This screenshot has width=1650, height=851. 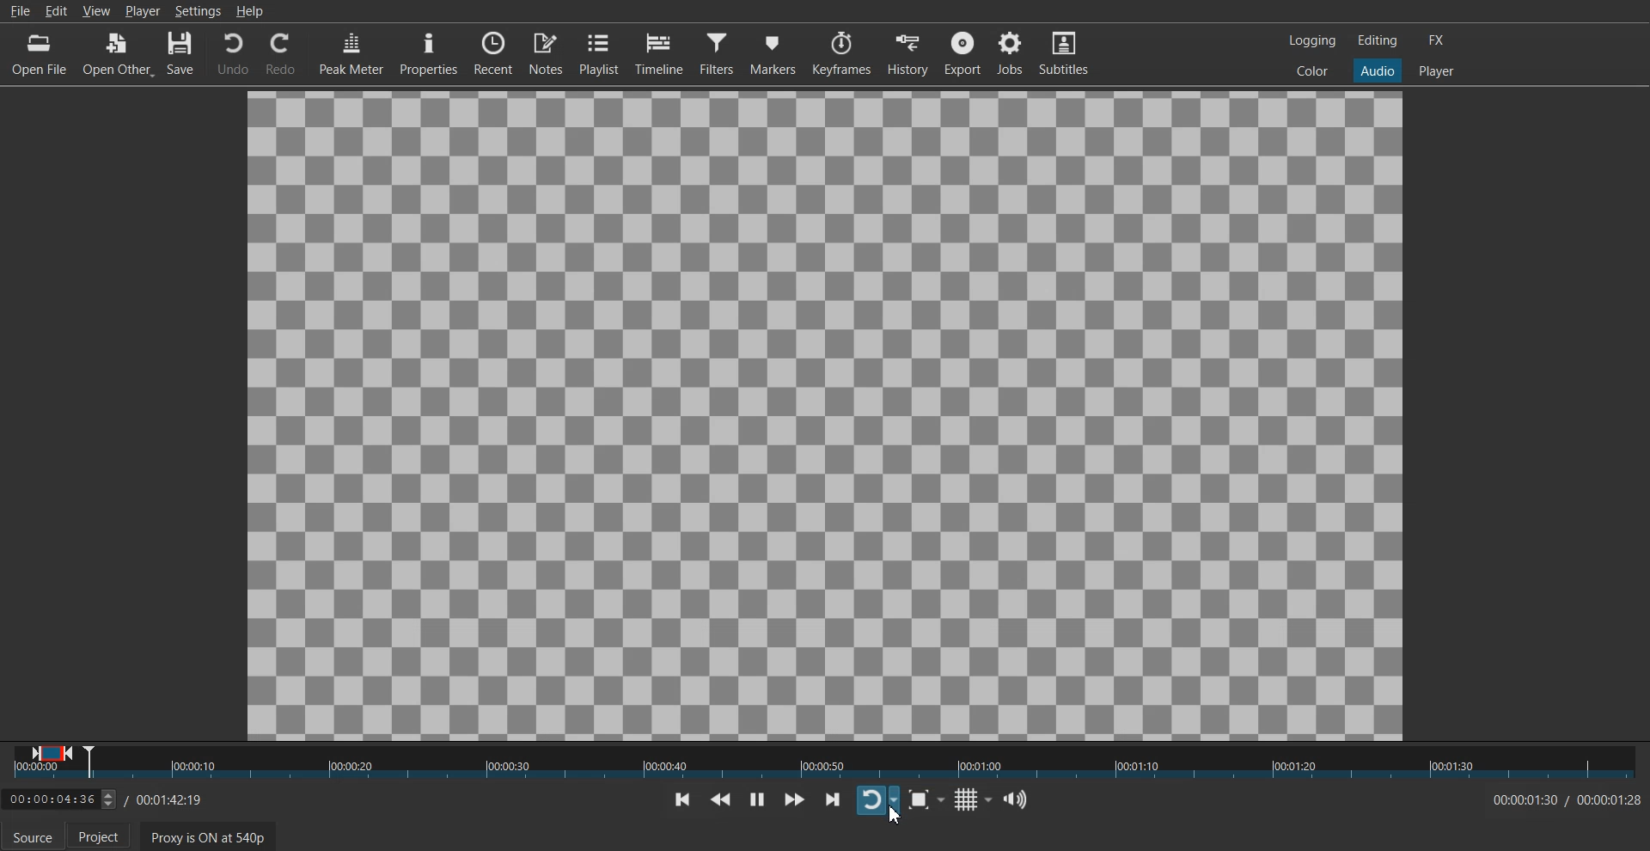 I want to click on Toggle grid display, so click(x=972, y=799).